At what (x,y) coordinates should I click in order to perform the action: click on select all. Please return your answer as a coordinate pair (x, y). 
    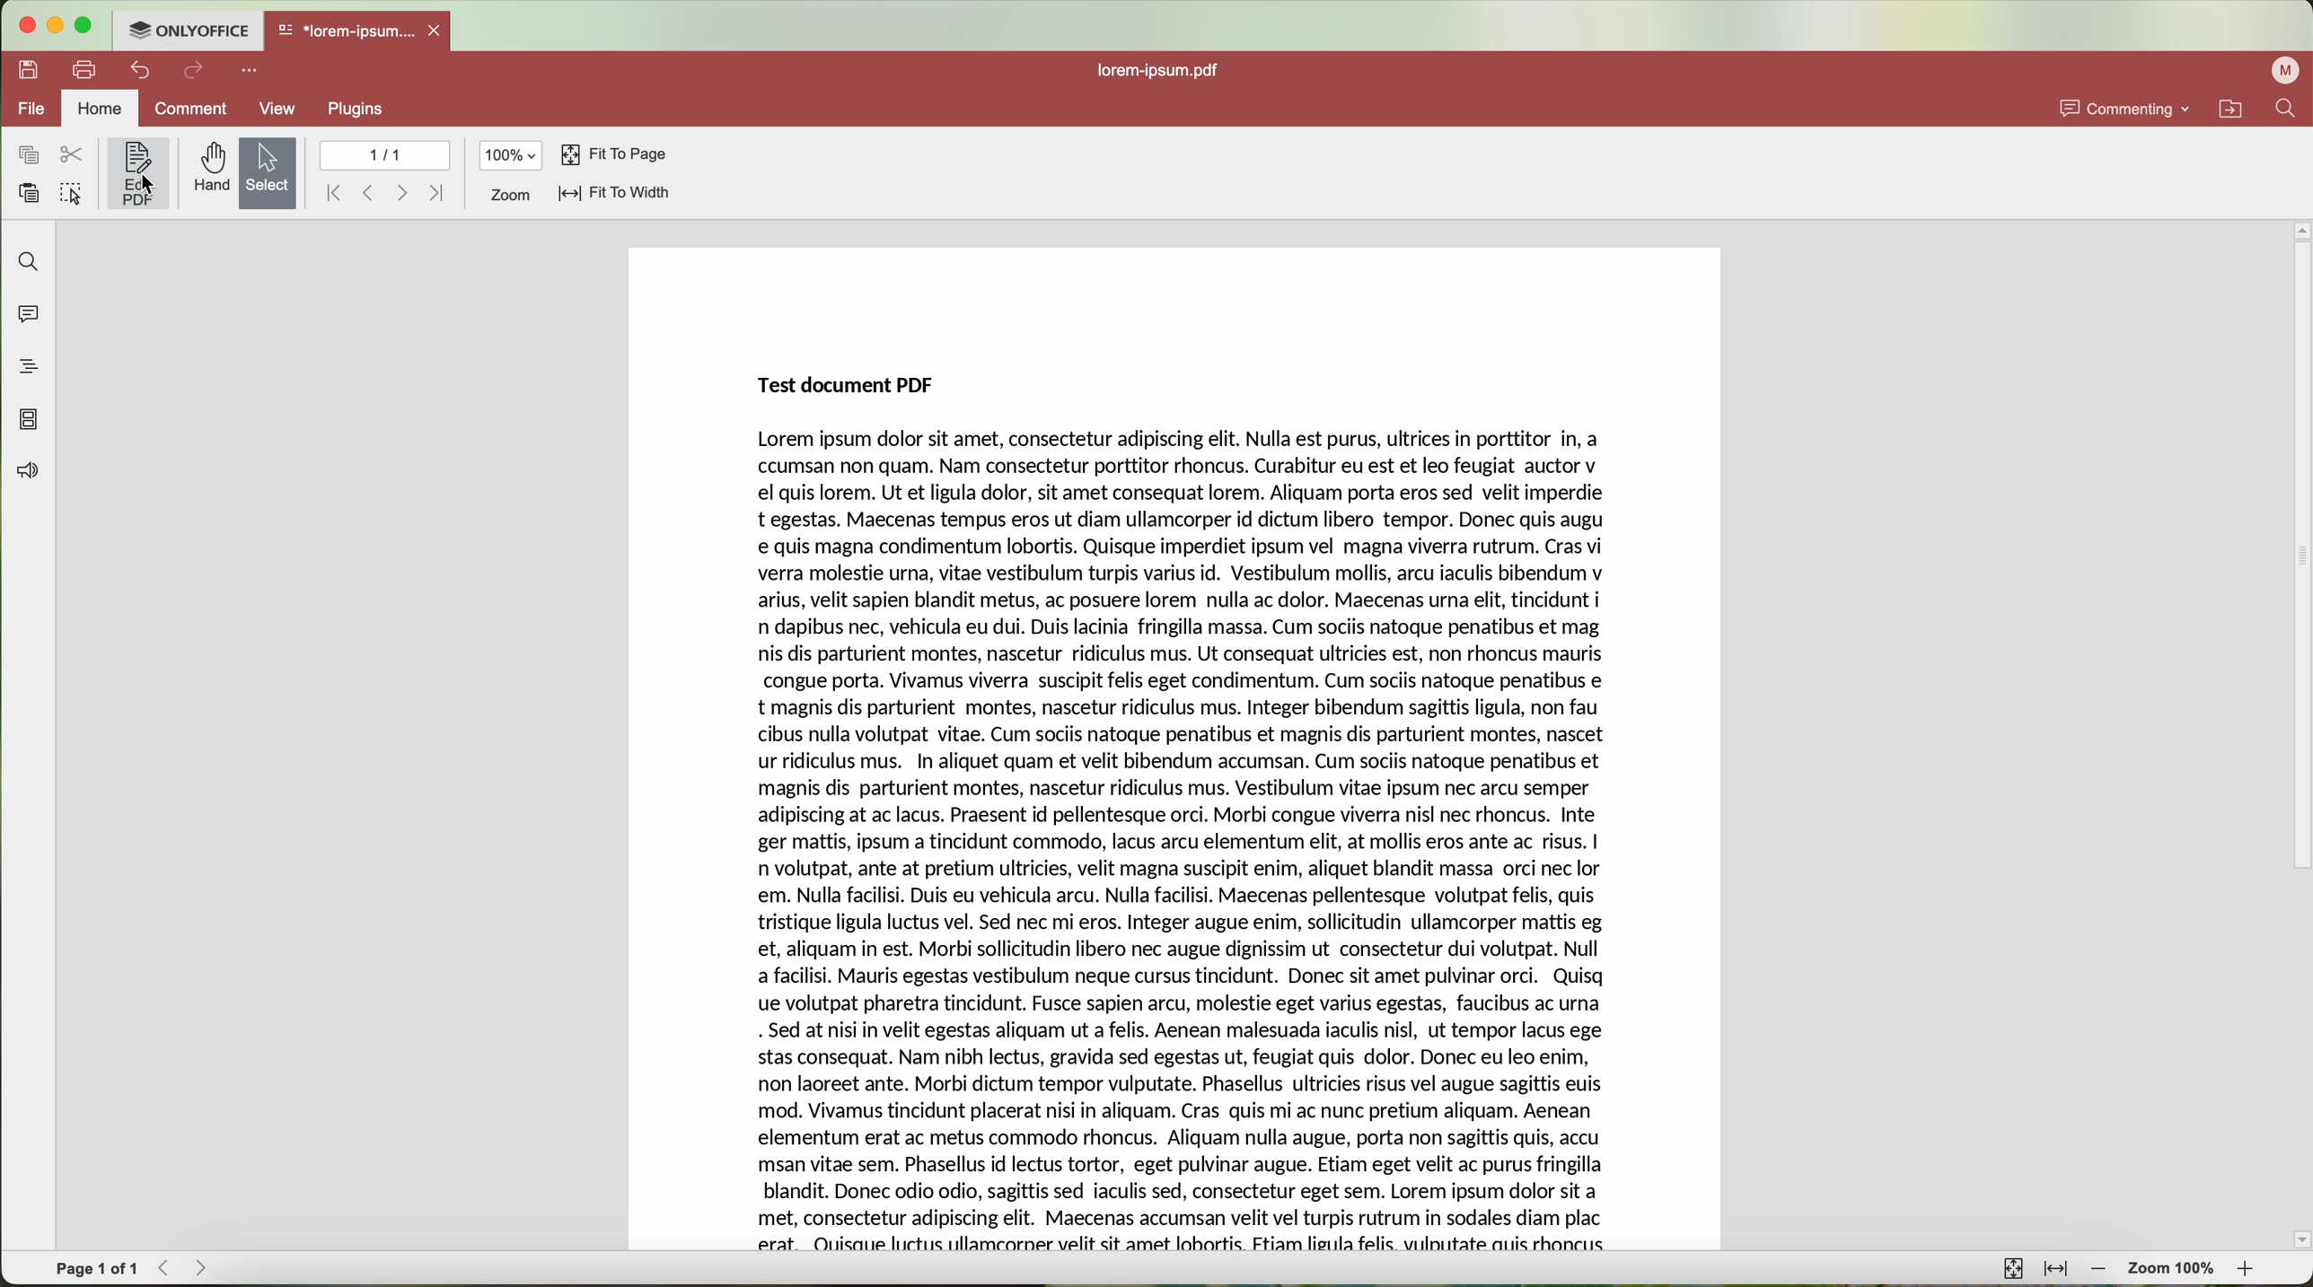
    Looking at the image, I should click on (71, 196).